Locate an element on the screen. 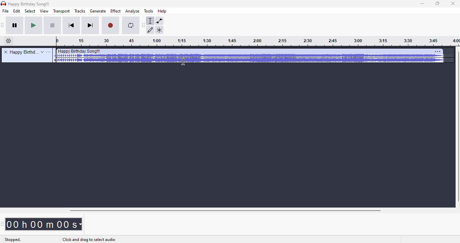 This screenshot has height=243, width=460. delete track is located at coordinates (6, 52).